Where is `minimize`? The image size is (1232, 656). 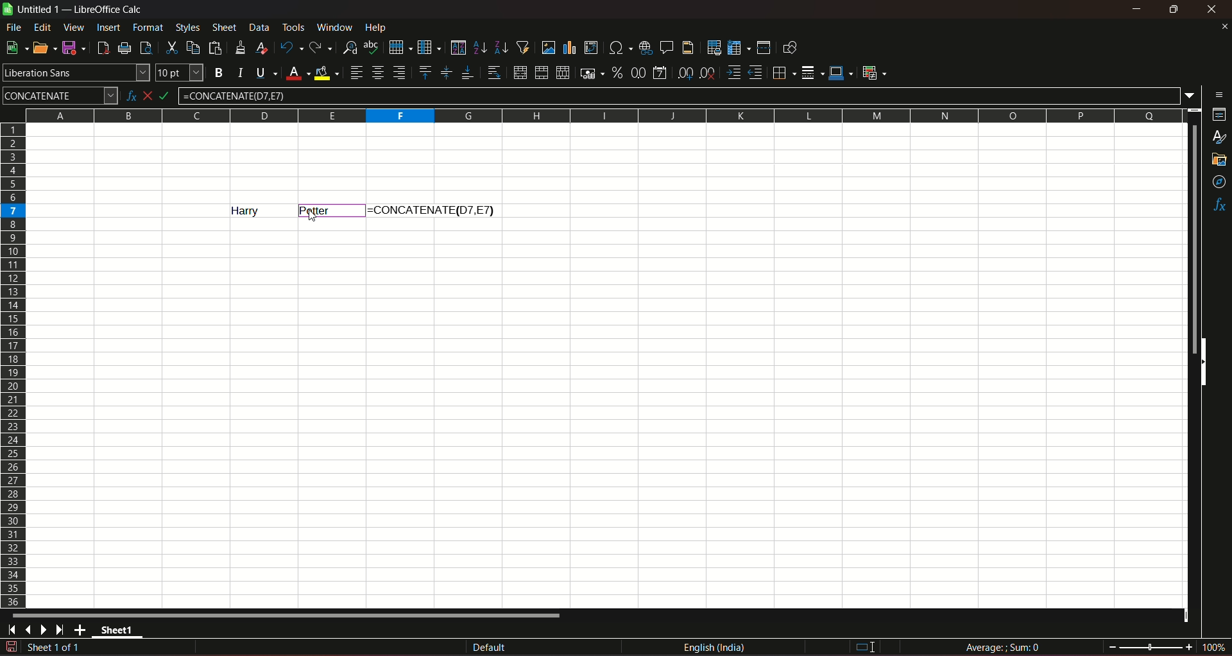
minimize is located at coordinates (1138, 9).